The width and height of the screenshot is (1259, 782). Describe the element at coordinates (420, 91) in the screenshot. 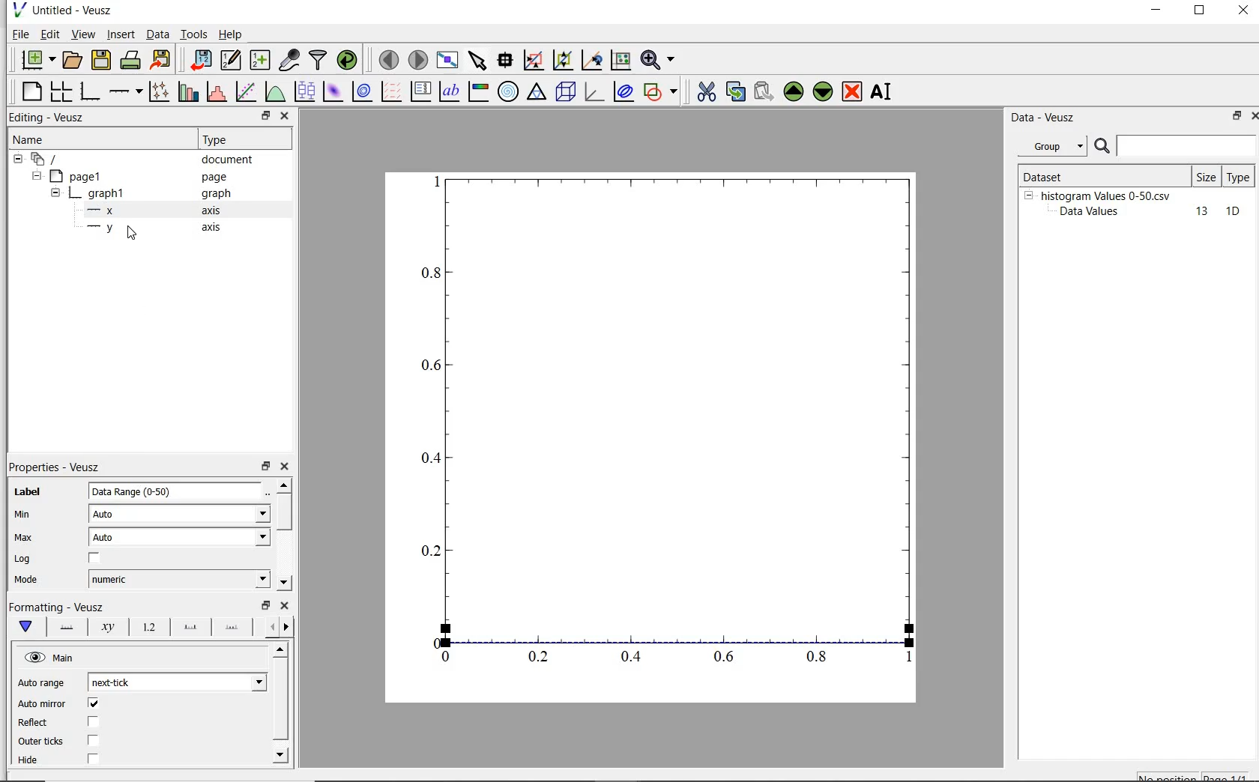

I see `plot key` at that location.